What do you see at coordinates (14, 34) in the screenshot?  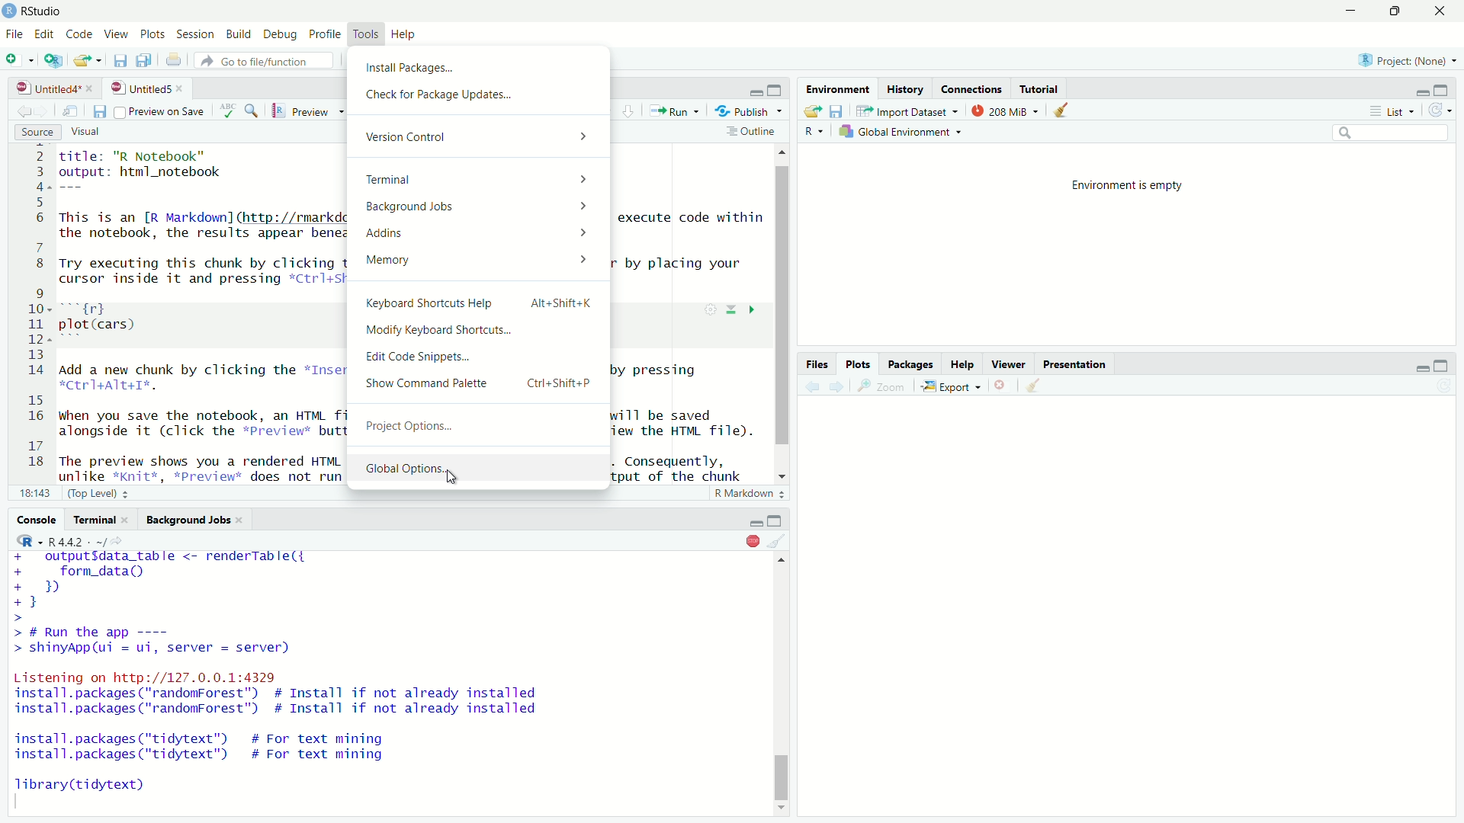 I see `File` at bounding box center [14, 34].